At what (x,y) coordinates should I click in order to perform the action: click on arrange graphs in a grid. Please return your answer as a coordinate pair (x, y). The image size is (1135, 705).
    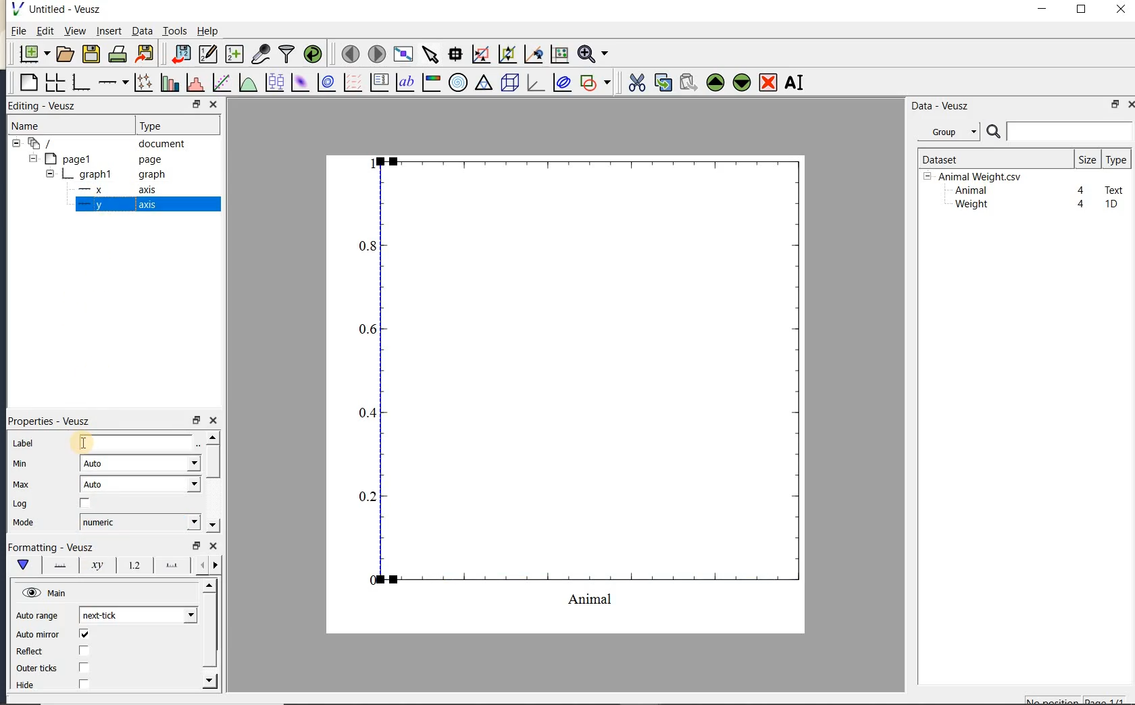
    Looking at the image, I should click on (54, 82).